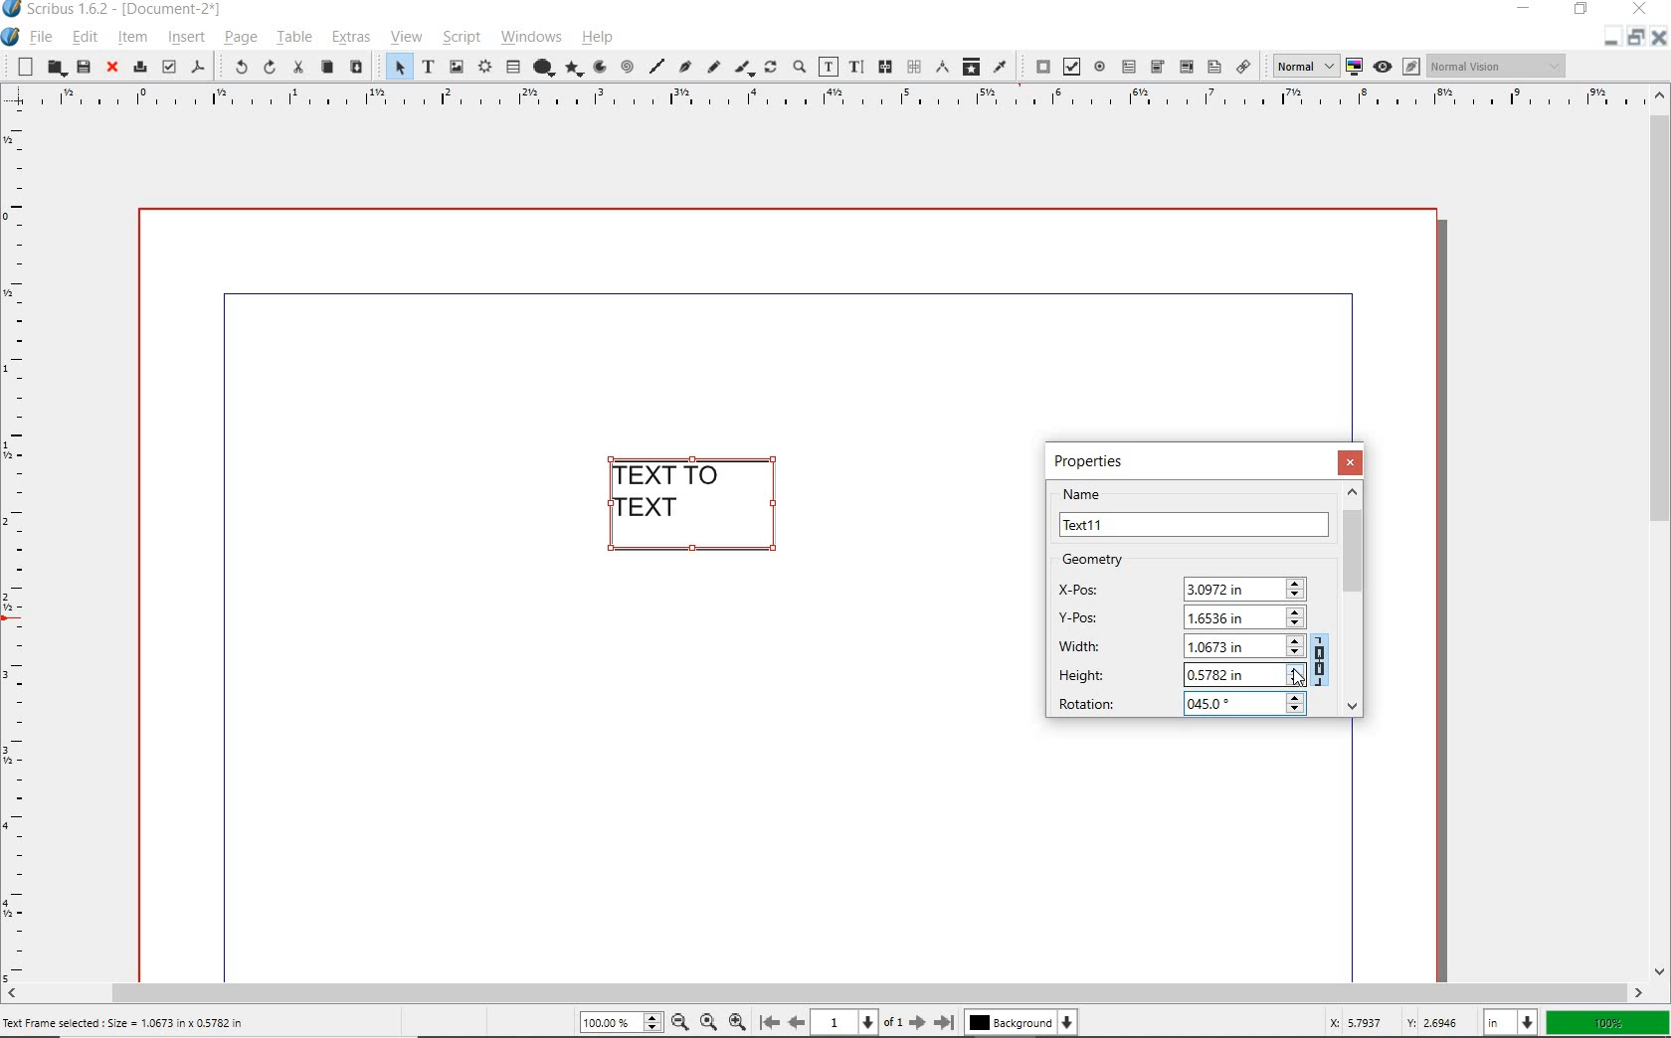  Describe the element at coordinates (1180, 644) in the screenshot. I see `WIDTH` at that location.